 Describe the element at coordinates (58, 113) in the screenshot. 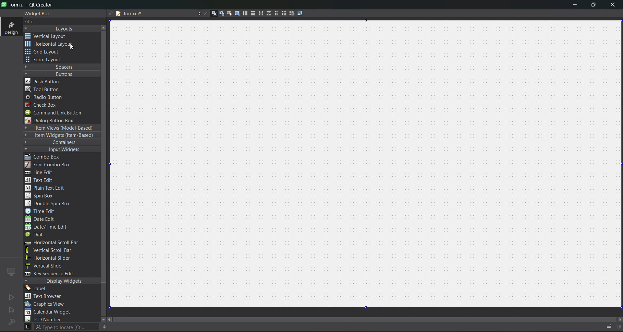

I see `command` at that location.